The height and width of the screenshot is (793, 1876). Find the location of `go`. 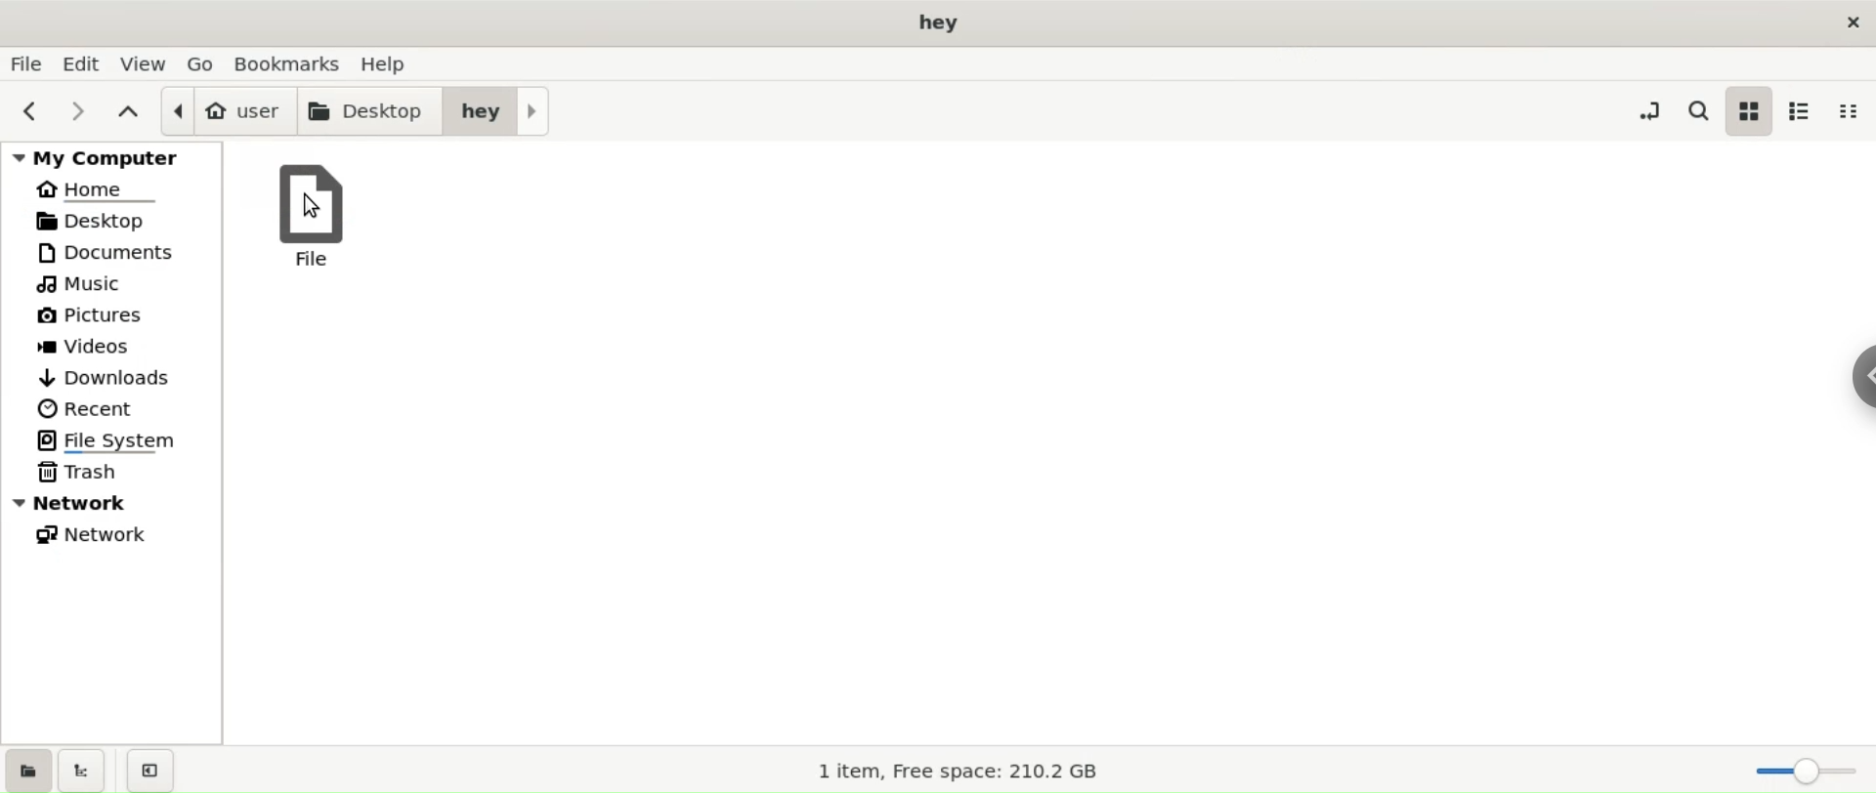

go is located at coordinates (203, 64).